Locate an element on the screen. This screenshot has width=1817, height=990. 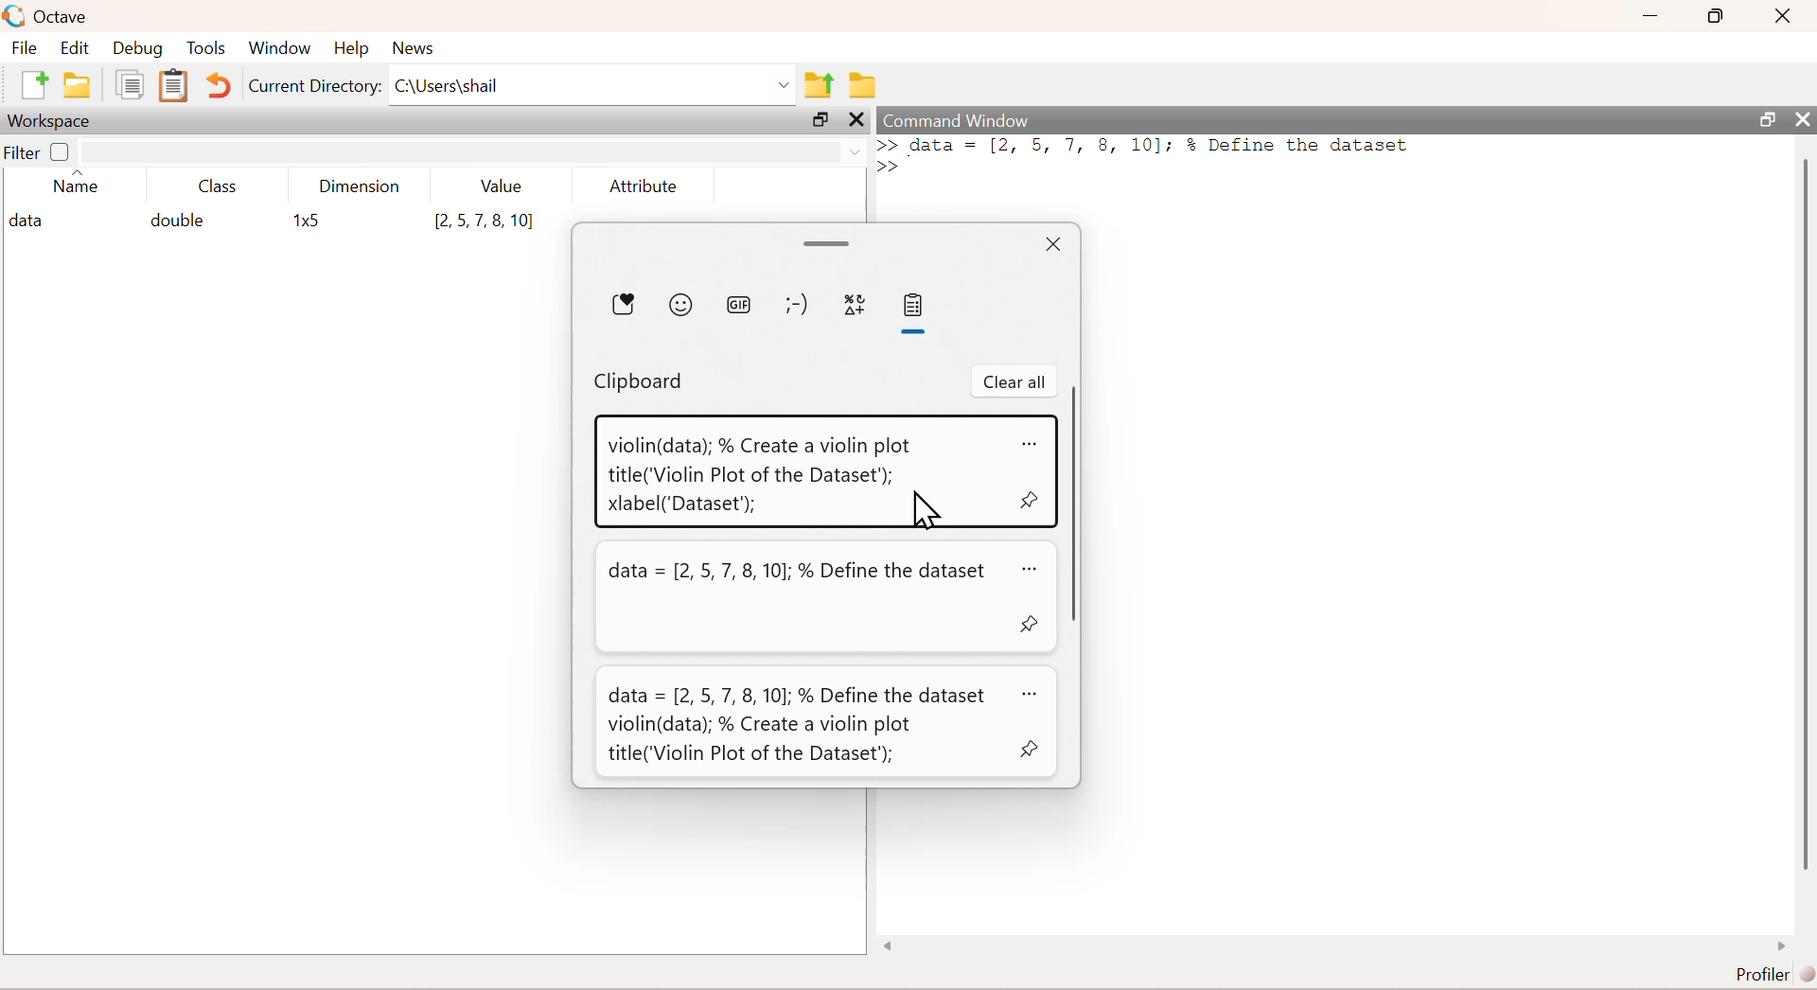
[2,5,7,8,10] is located at coordinates (485, 221).